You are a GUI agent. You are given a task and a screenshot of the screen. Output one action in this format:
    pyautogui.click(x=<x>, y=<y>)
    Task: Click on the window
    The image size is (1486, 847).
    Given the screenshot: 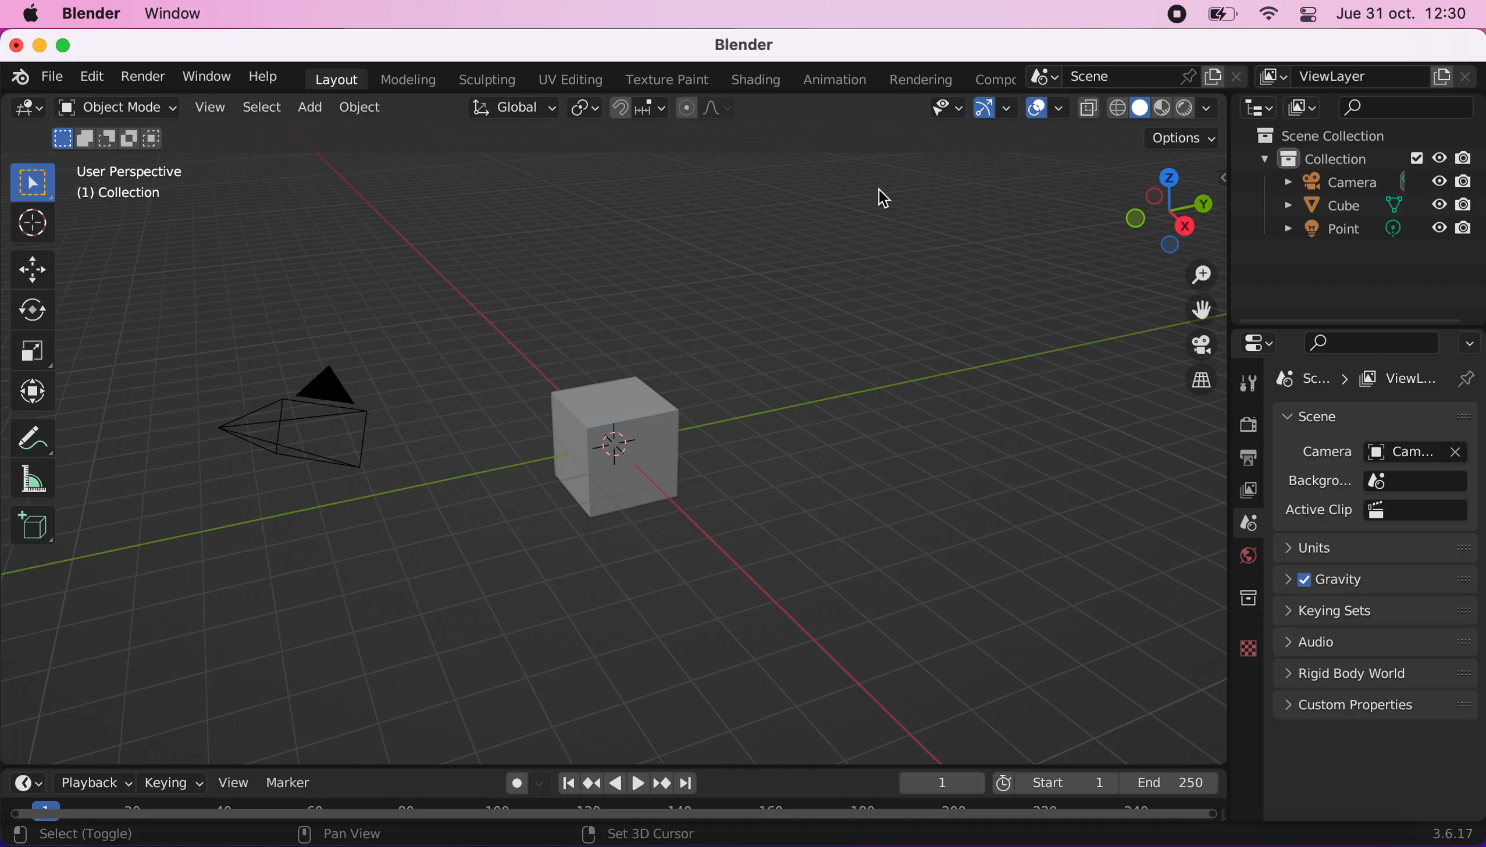 What is the action you would take?
    pyautogui.click(x=186, y=15)
    